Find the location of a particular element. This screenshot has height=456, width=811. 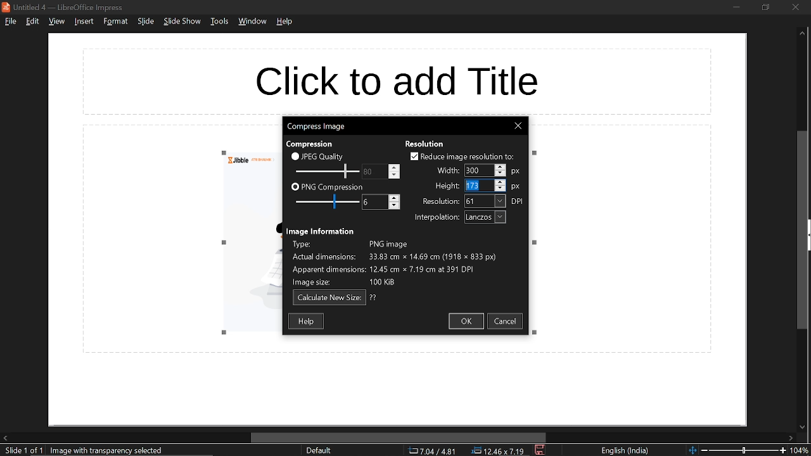

ok is located at coordinates (468, 322).